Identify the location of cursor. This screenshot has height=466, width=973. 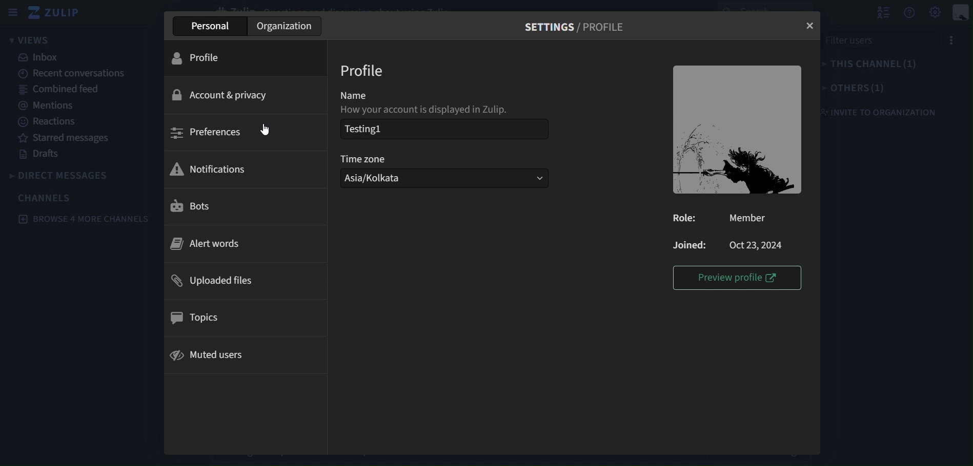
(269, 128).